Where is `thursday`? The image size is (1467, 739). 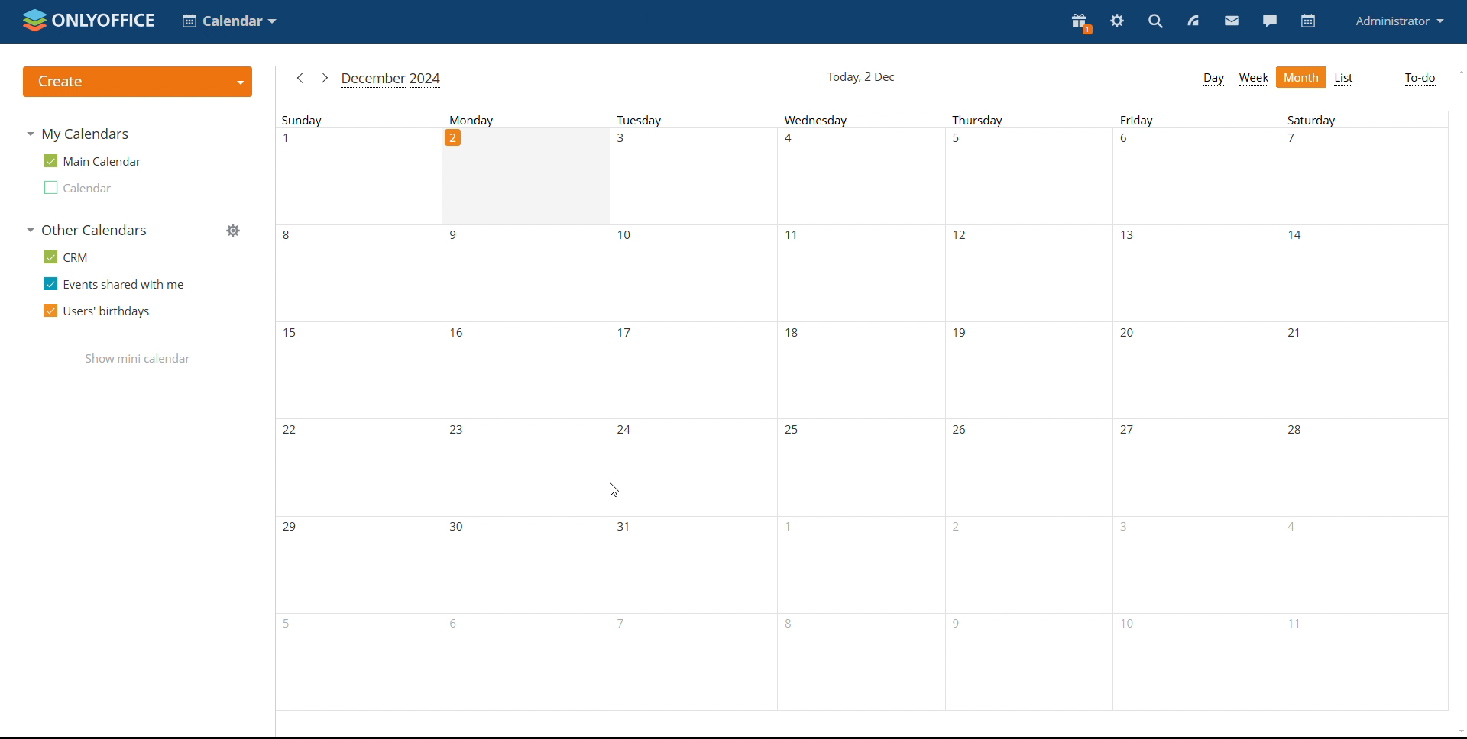
thursday is located at coordinates (1026, 411).